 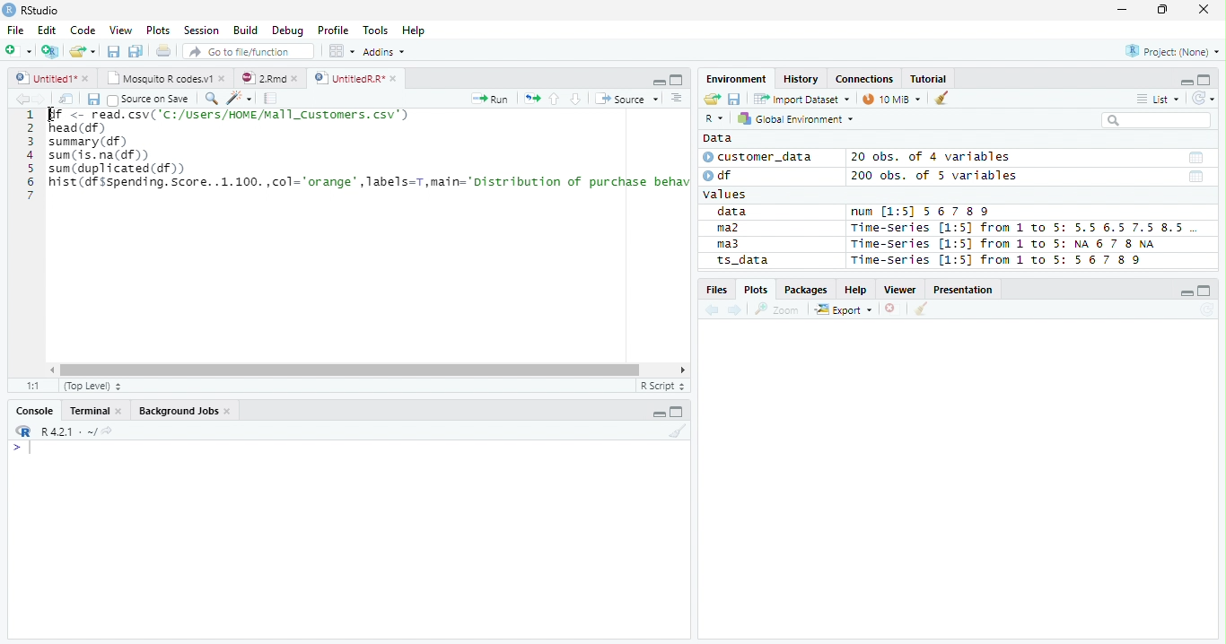 What do you see at coordinates (893, 309) in the screenshot?
I see `Delete` at bounding box center [893, 309].